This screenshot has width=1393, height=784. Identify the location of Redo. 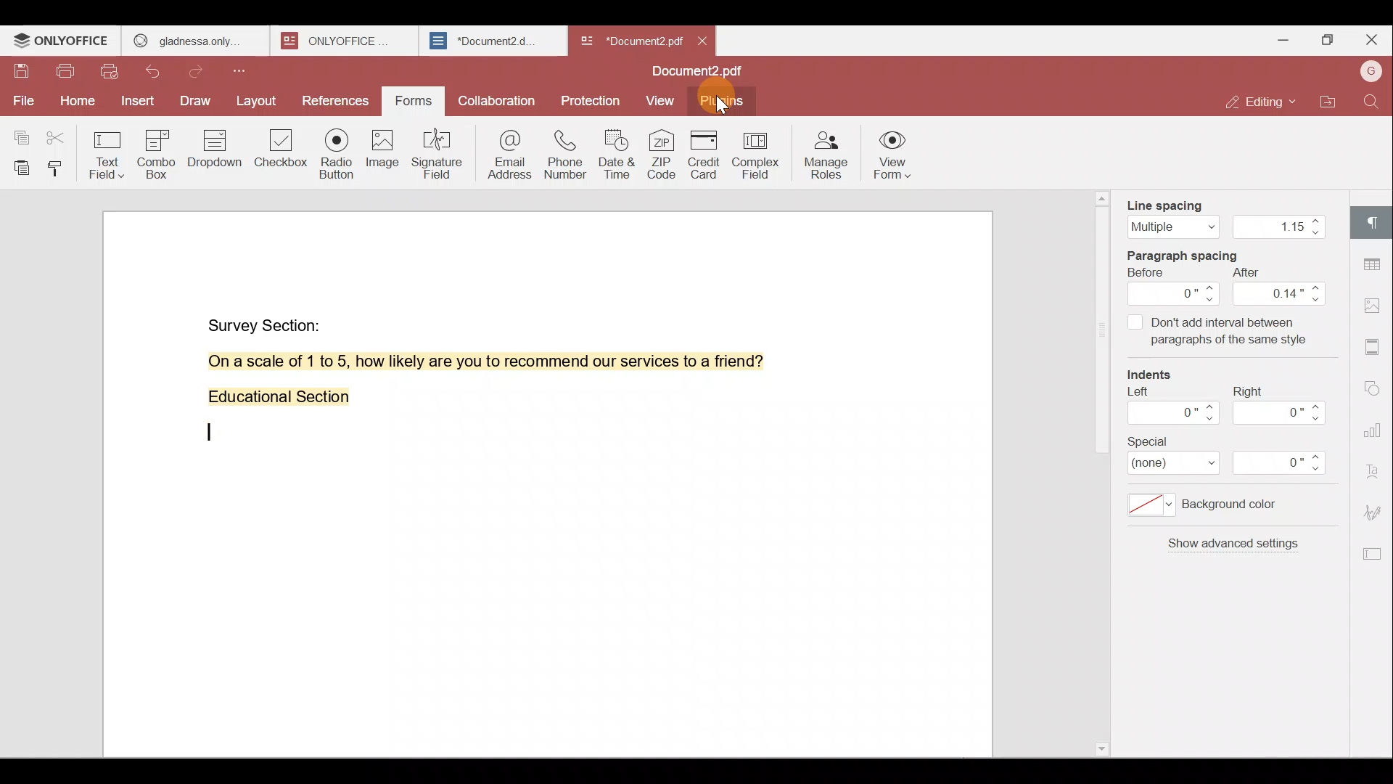
(200, 72).